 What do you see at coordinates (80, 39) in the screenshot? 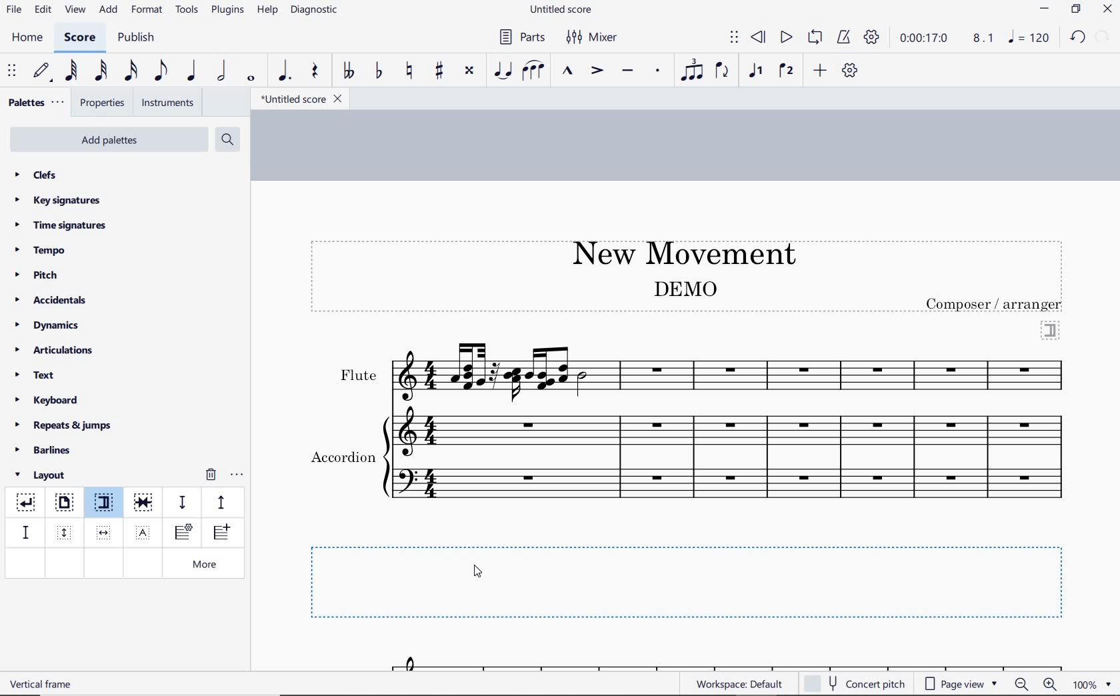
I see `score` at bounding box center [80, 39].